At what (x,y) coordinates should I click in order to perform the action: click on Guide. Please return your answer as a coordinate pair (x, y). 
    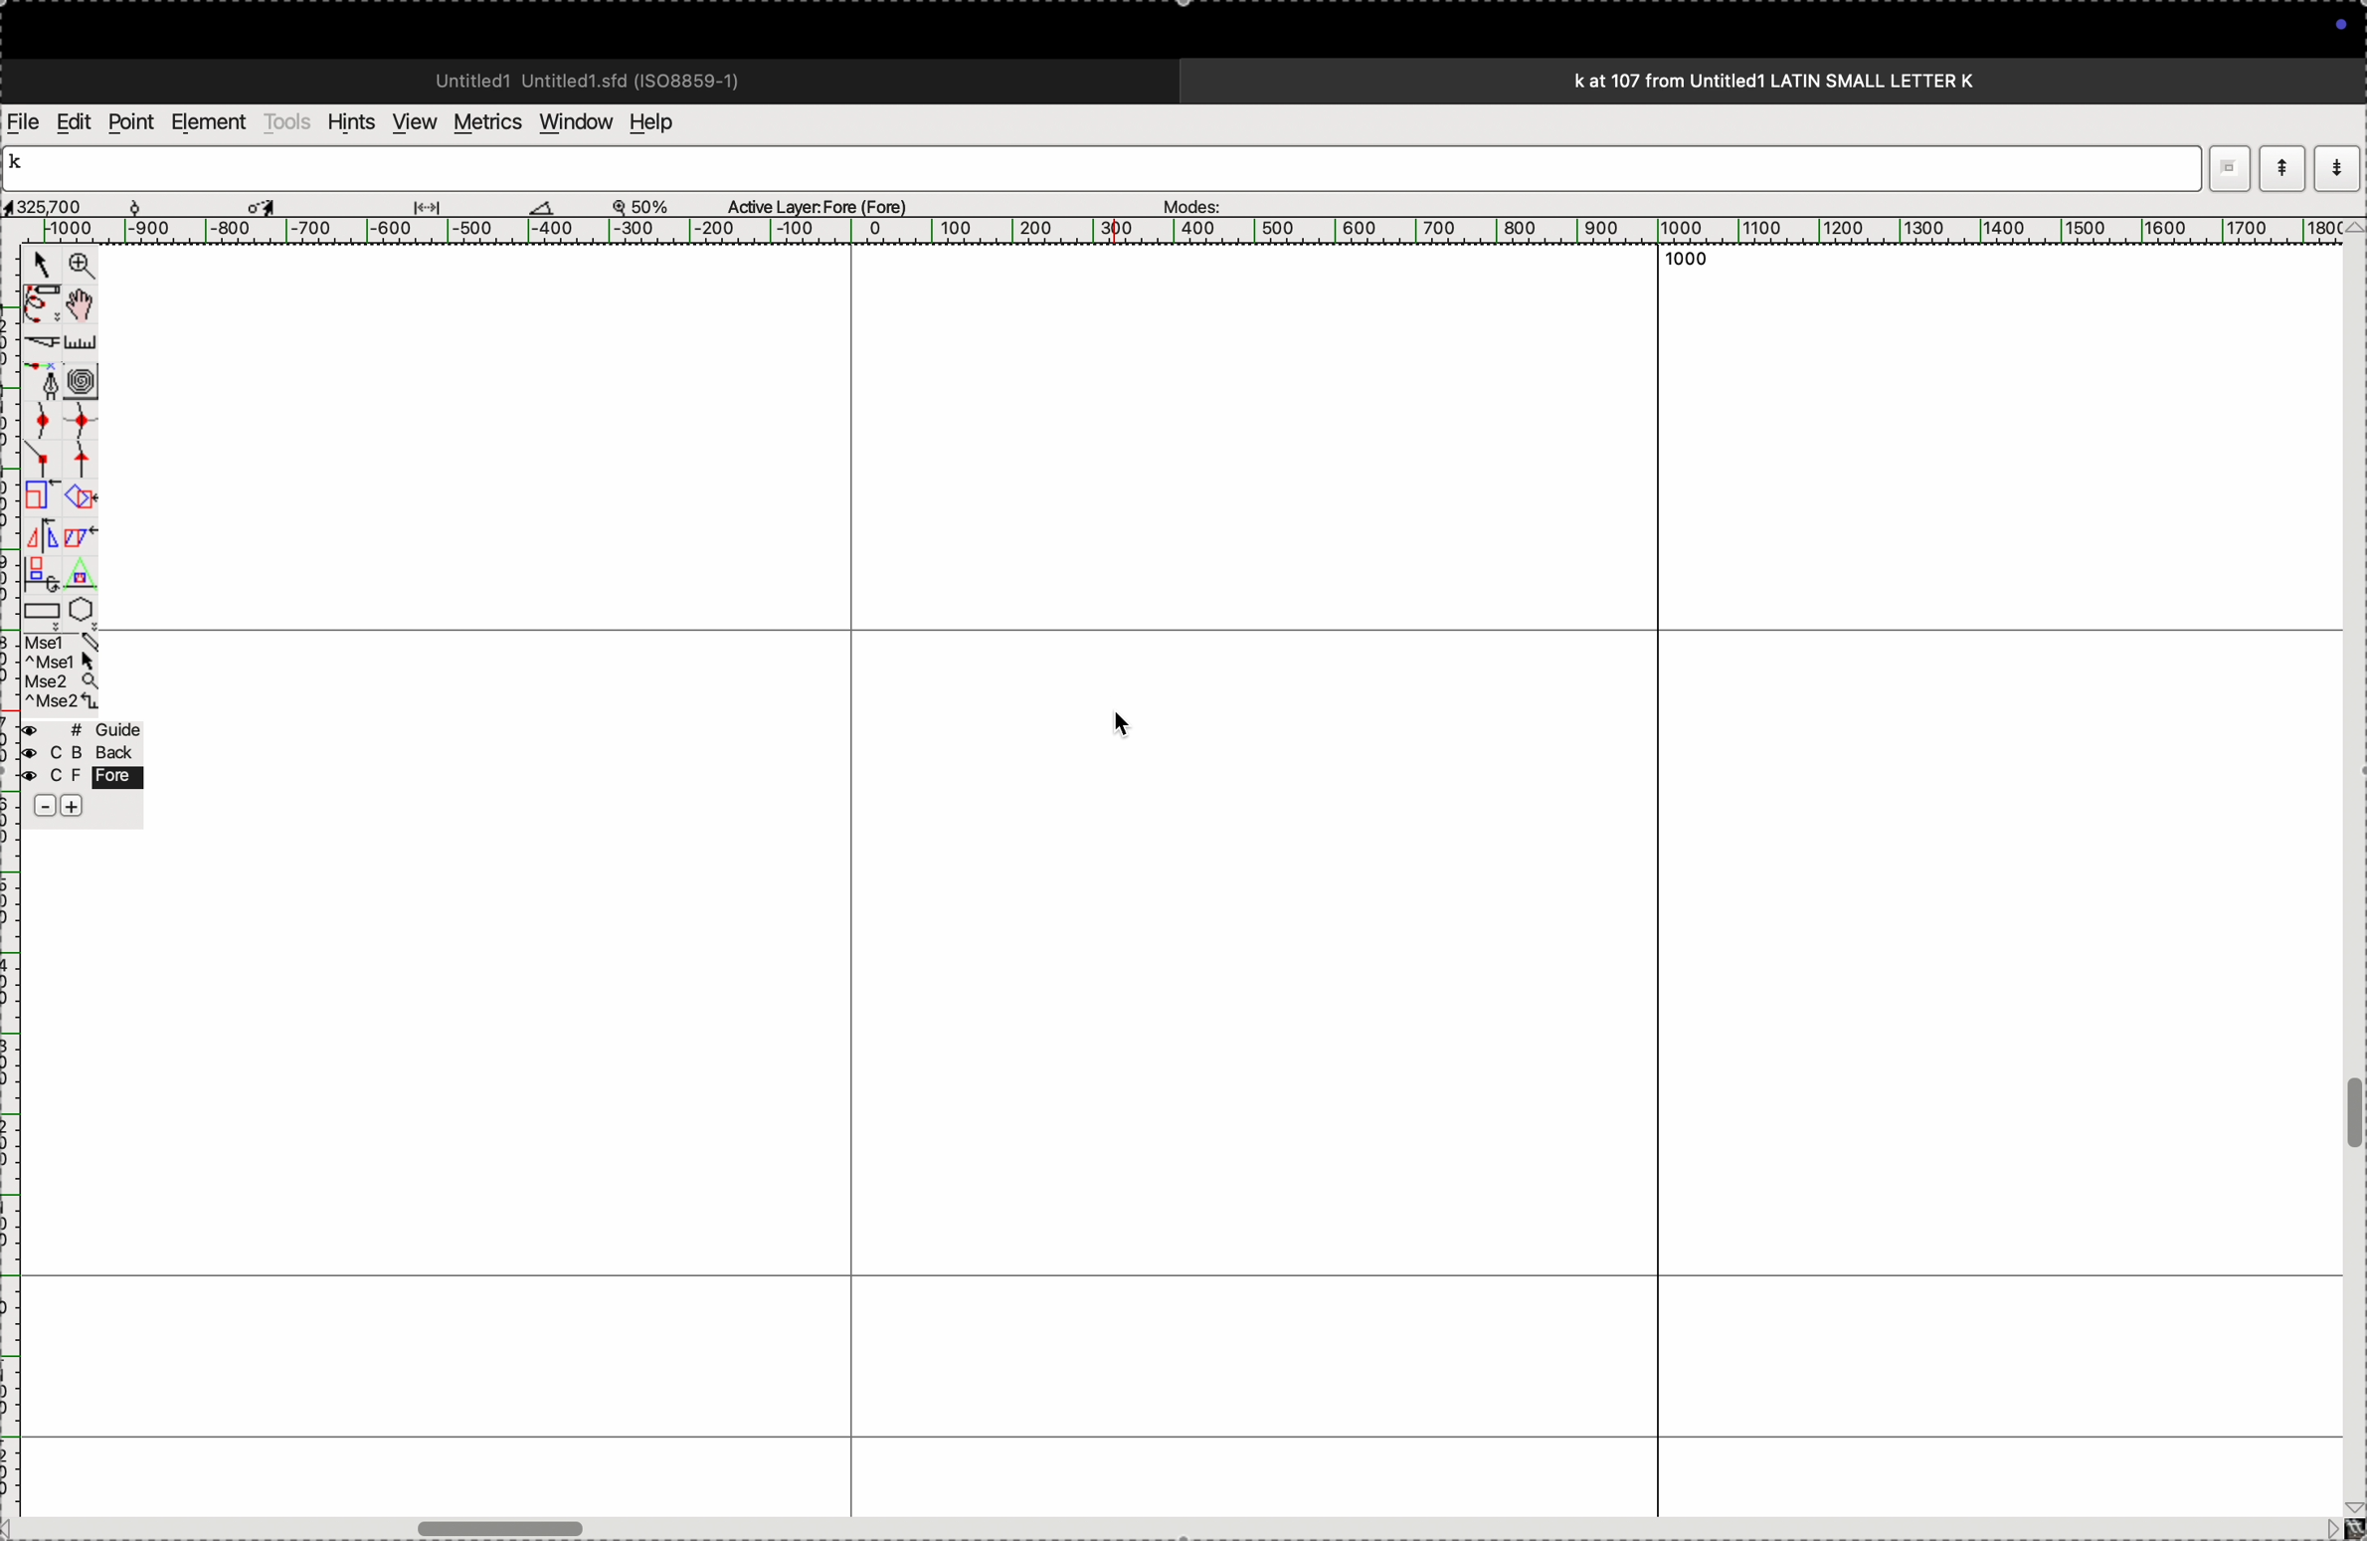
    Looking at the image, I should click on (81, 770).